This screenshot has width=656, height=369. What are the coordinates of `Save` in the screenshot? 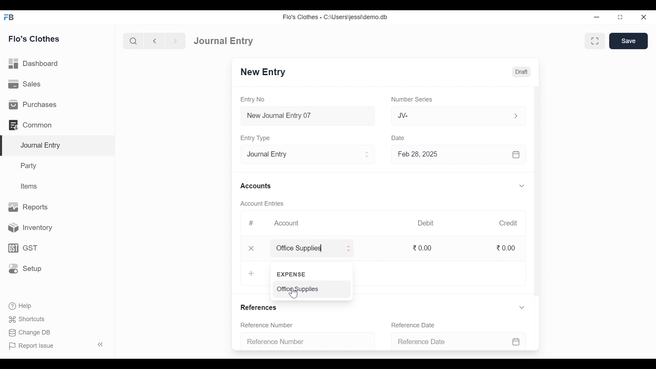 It's located at (629, 41).